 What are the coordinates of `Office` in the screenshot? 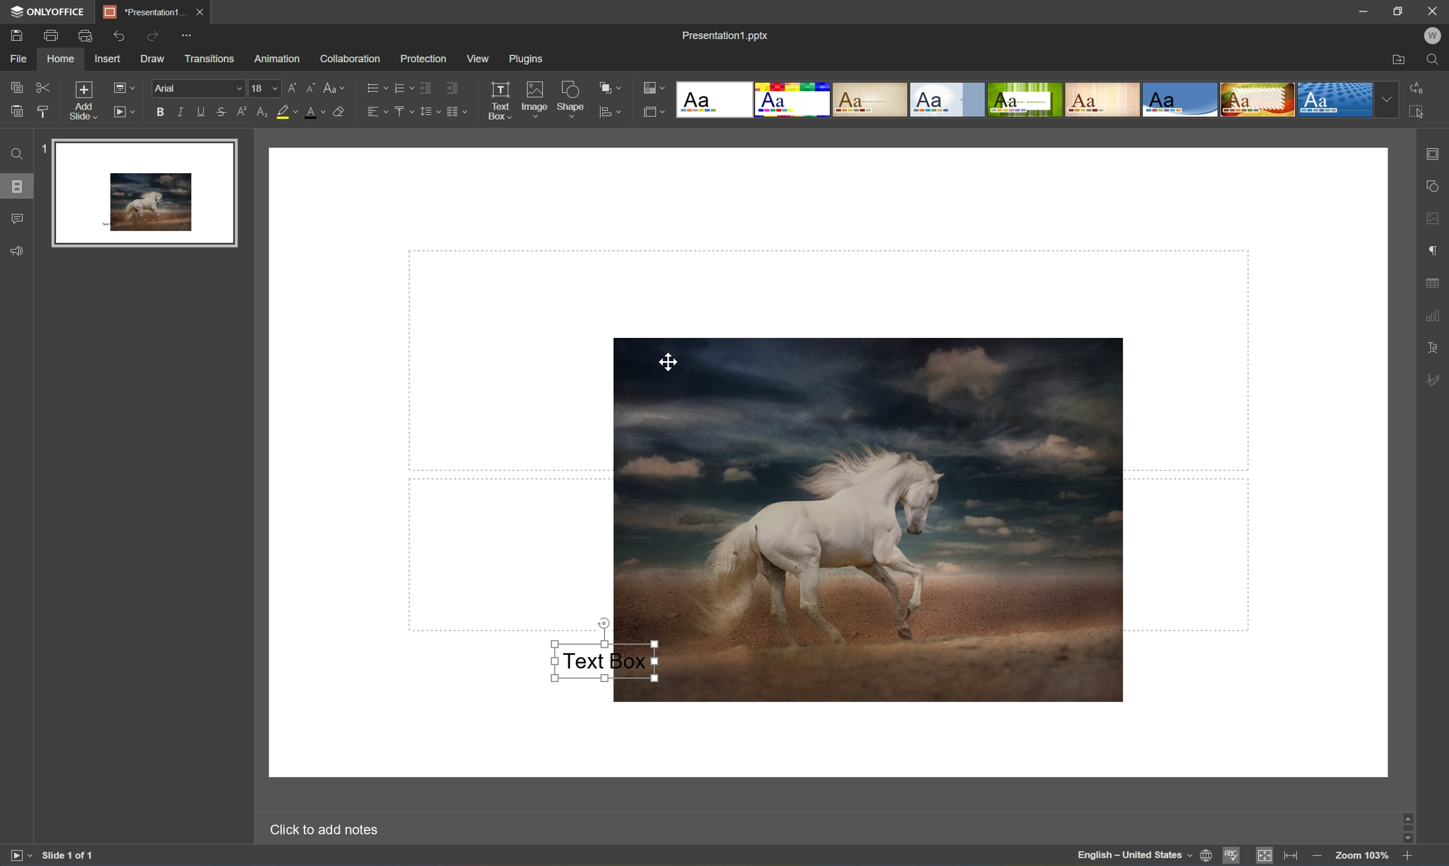 It's located at (1181, 99).